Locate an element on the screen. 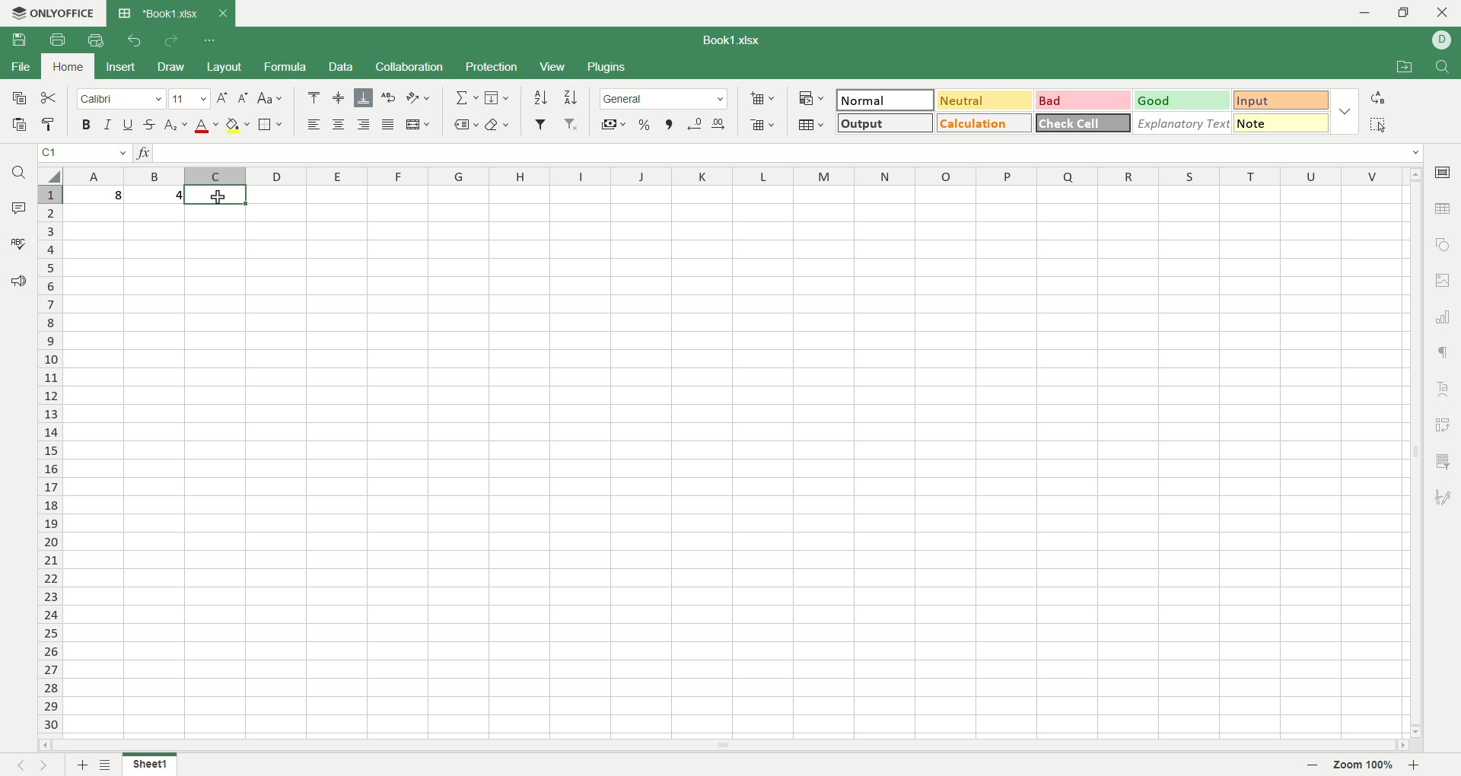 The width and height of the screenshot is (1461, 776). open file location is located at coordinates (1409, 66).